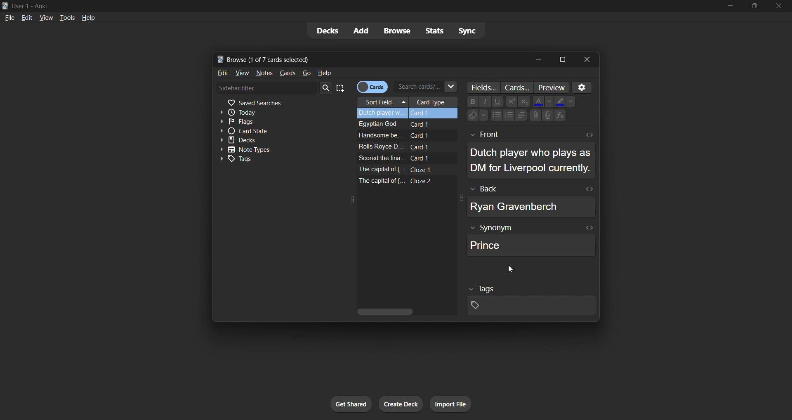 This screenshot has height=420, width=792. Describe the element at coordinates (538, 59) in the screenshot. I see `minimize` at that location.